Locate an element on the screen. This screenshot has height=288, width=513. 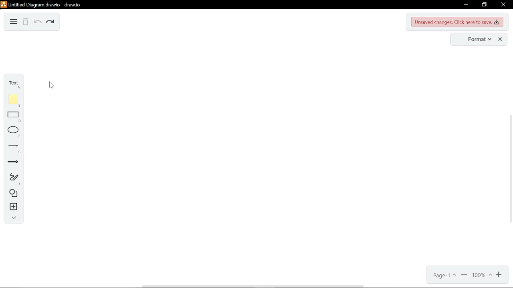
delete is located at coordinates (26, 22).